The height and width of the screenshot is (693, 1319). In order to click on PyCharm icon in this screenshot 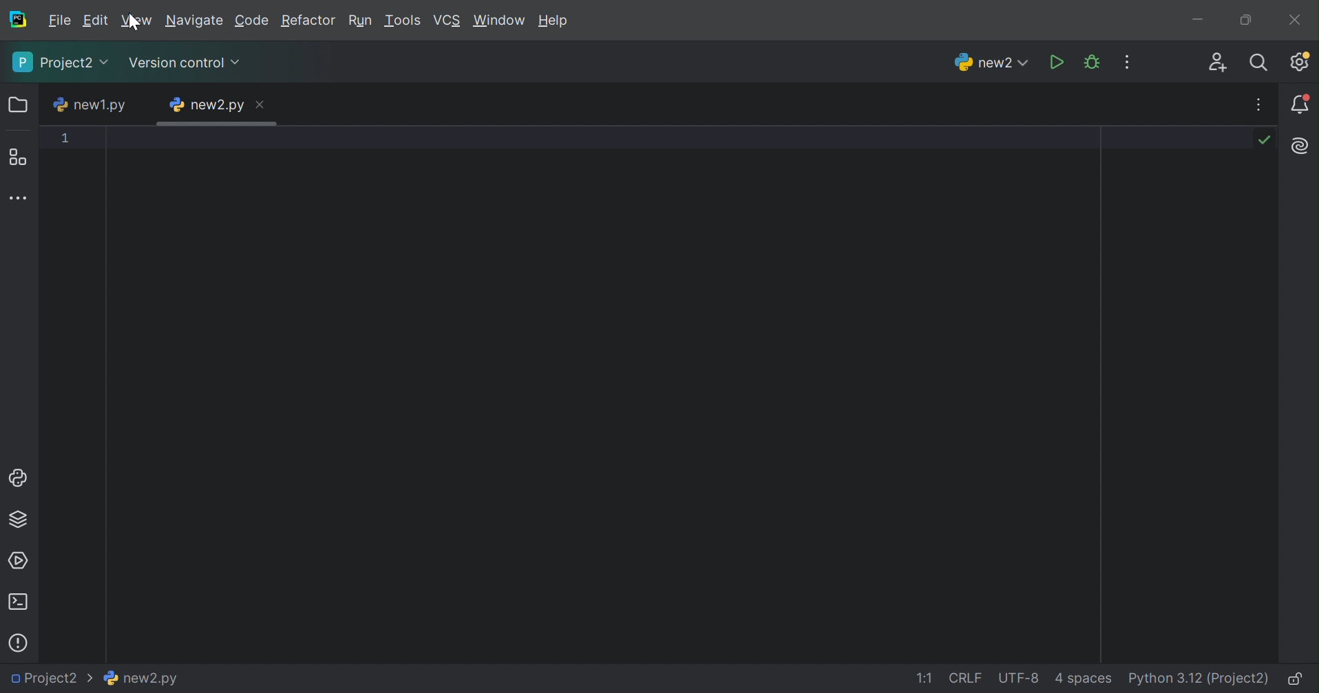, I will do `click(15, 19)`.